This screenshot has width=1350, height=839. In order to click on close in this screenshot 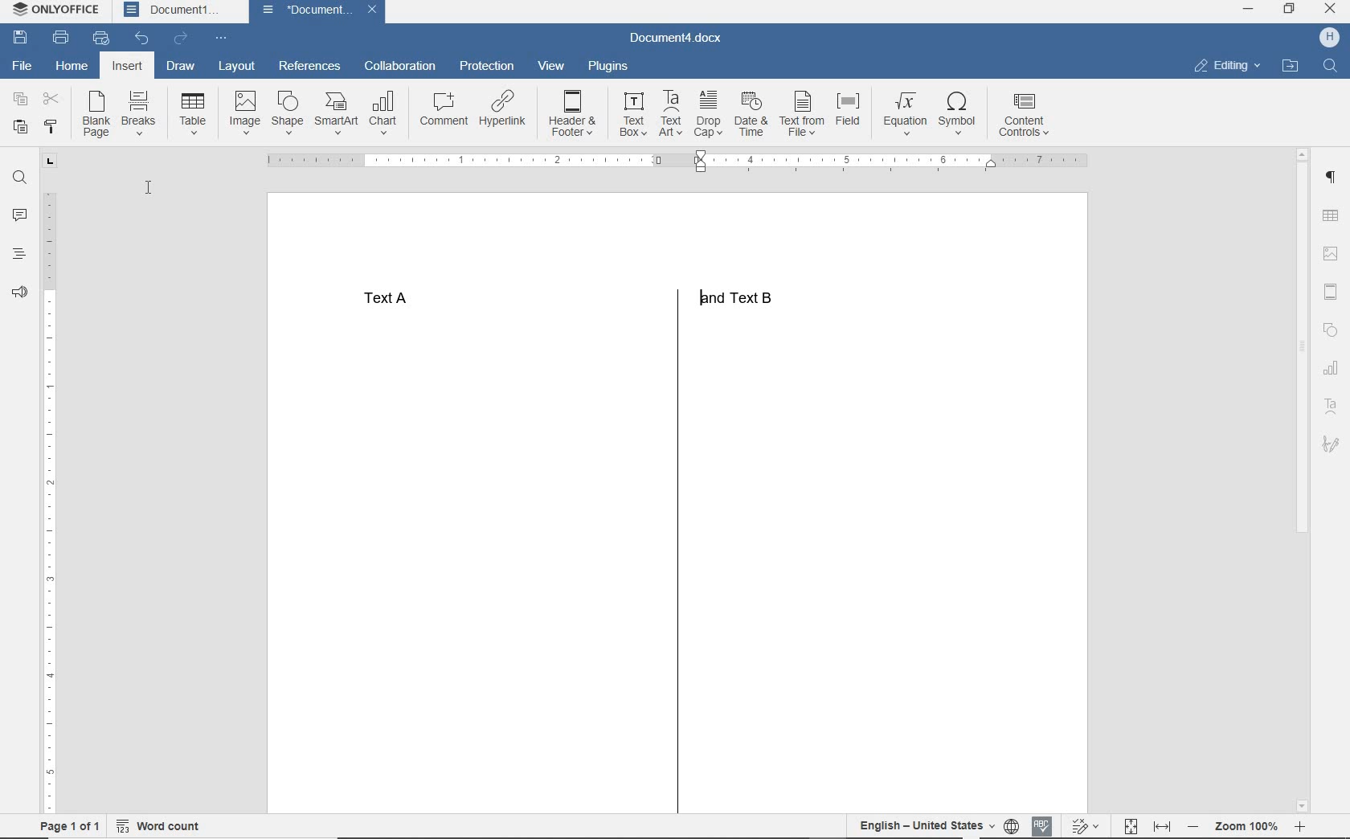, I will do `click(1331, 9)`.